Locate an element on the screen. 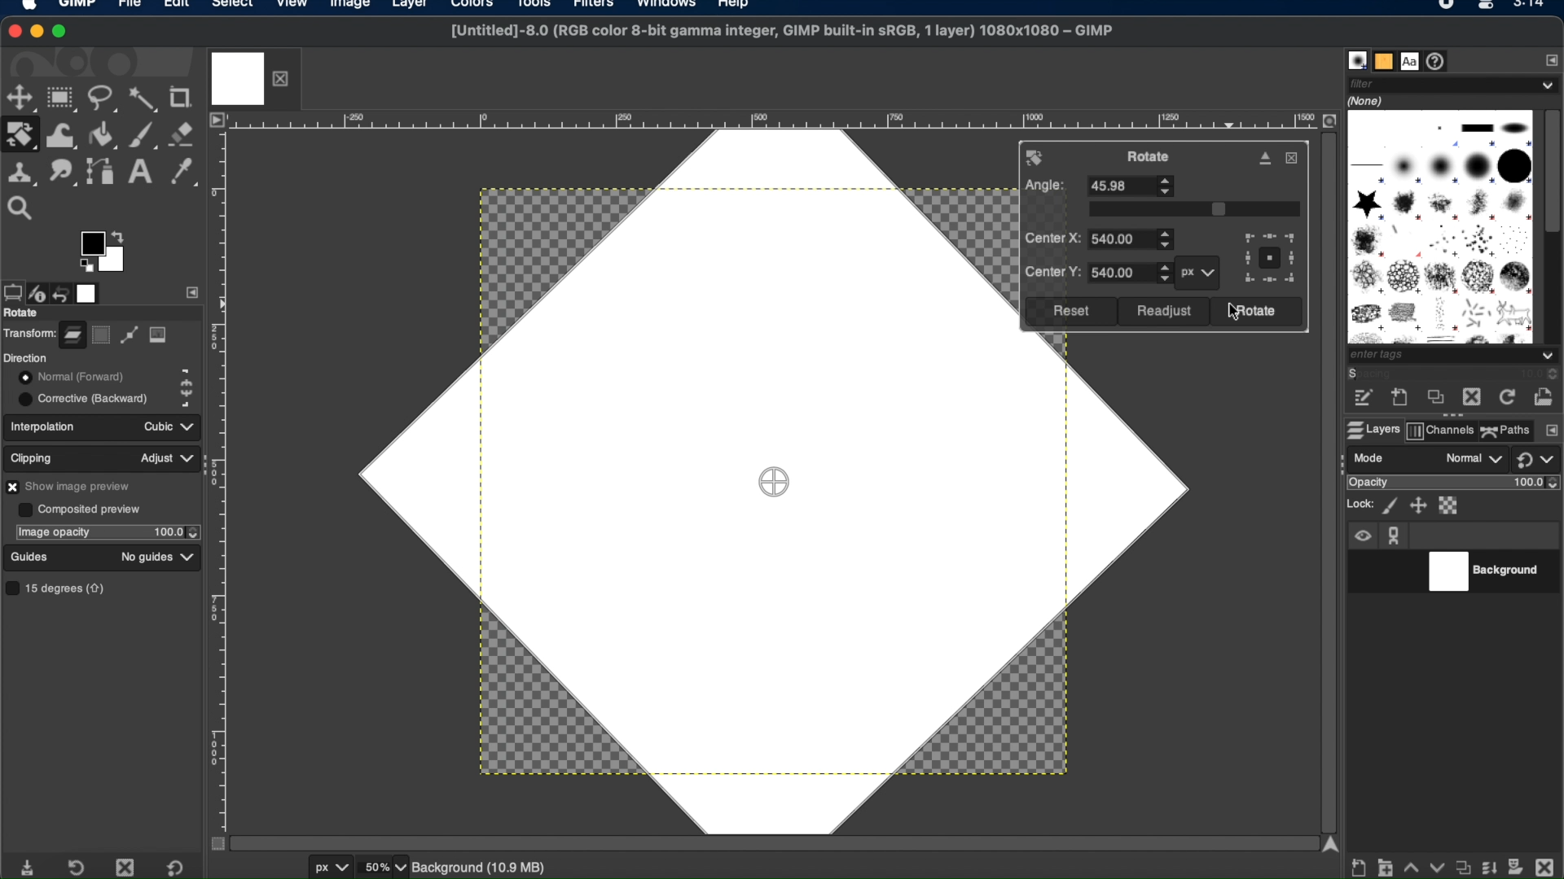  apple logo is located at coordinates (28, 8).